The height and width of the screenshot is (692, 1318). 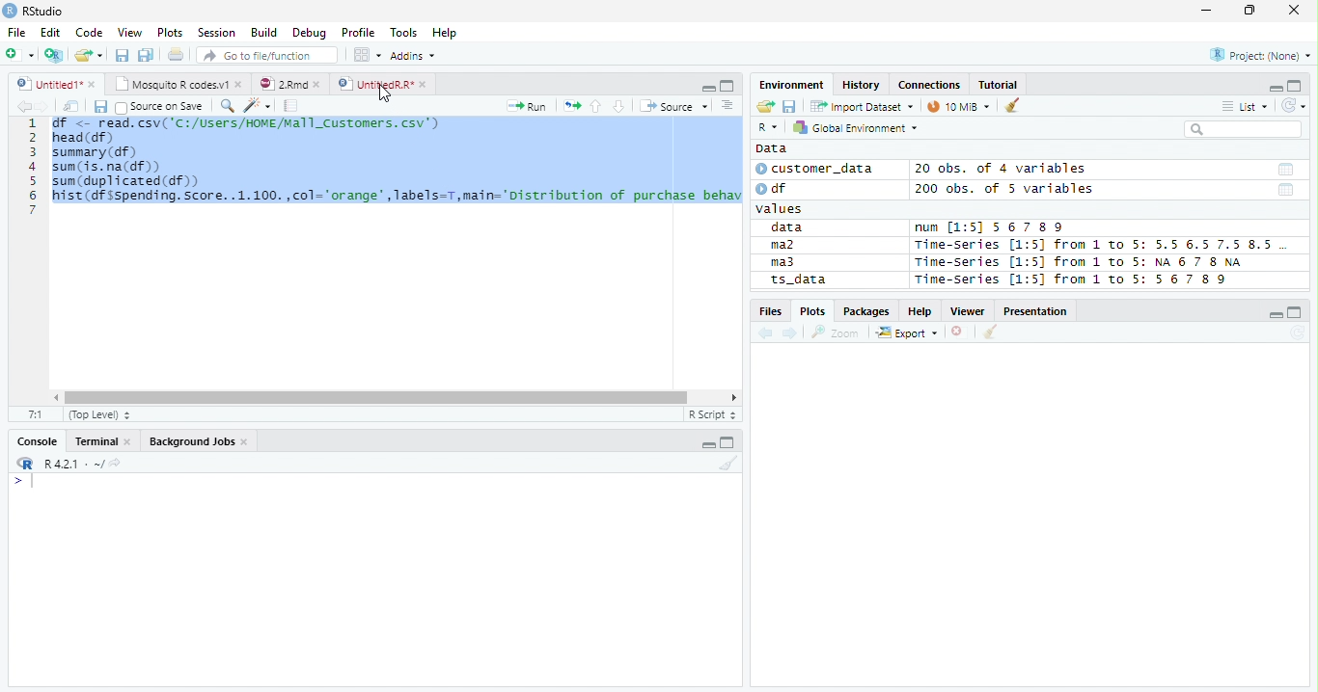 I want to click on Code Tools, so click(x=257, y=106).